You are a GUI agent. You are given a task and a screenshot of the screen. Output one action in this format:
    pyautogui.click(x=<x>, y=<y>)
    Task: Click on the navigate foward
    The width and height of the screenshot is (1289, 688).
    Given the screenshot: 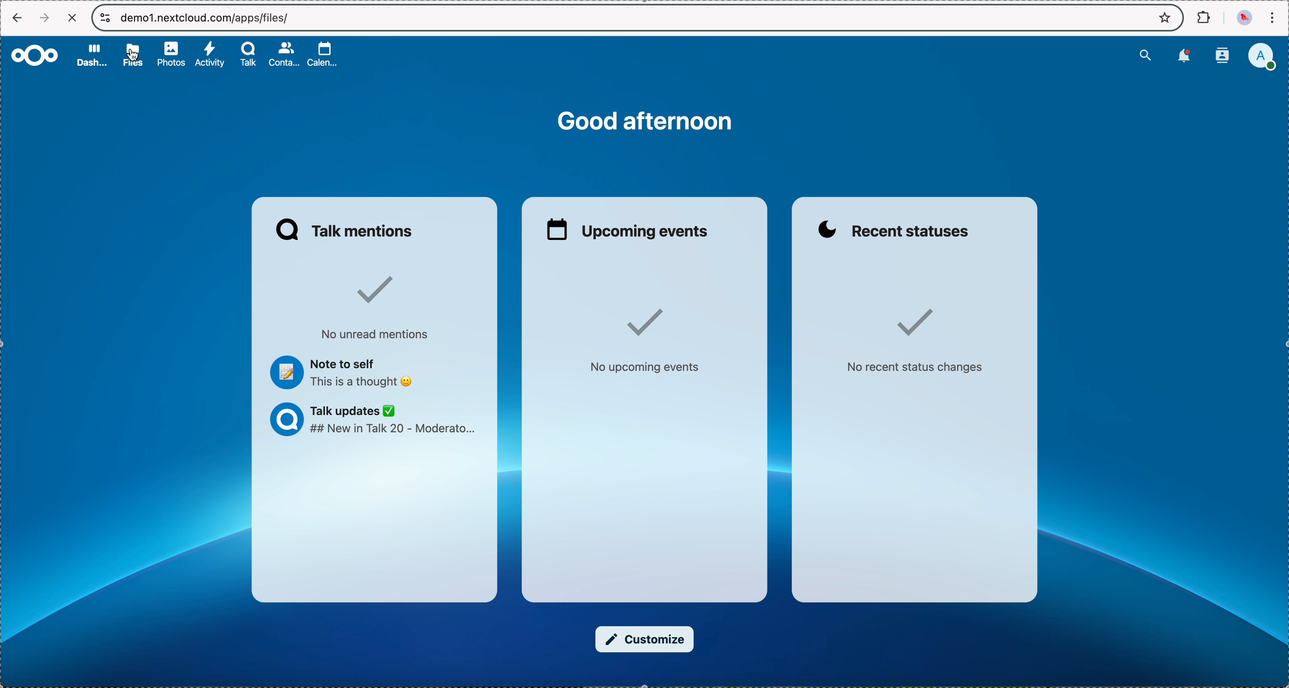 What is the action you would take?
    pyautogui.click(x=42, y=19)
    